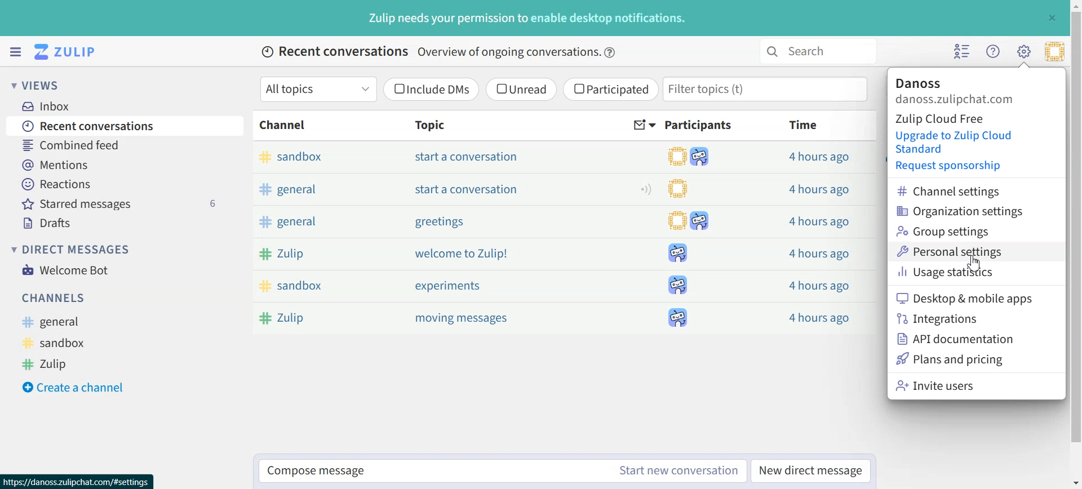  What do you see at coordinates (58, 343) in the screenshot?
I see `#sandbox` at bounding box center [58, 343].